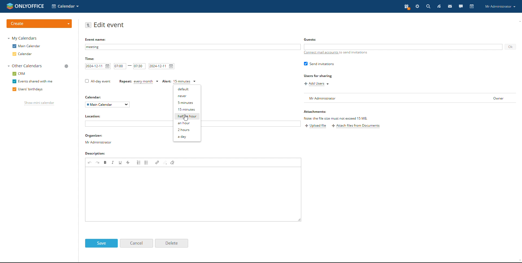  What do you see at coordinates (356, 126) in the screenshot?
I see `attach files form documents` at bounding box center [356, 126].